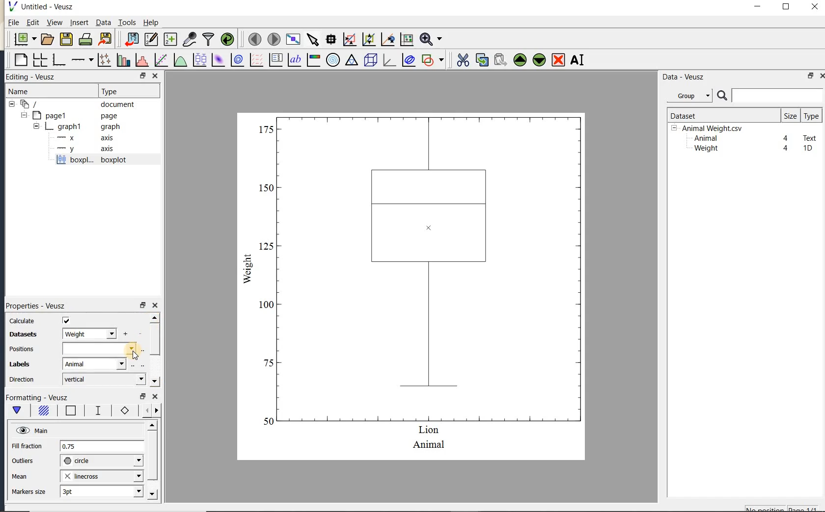 This screenshot has height=512, width=825. What do you see at coordinates (786, 149) in the screenshot?
I see `4` at bounding box center [786, 149].